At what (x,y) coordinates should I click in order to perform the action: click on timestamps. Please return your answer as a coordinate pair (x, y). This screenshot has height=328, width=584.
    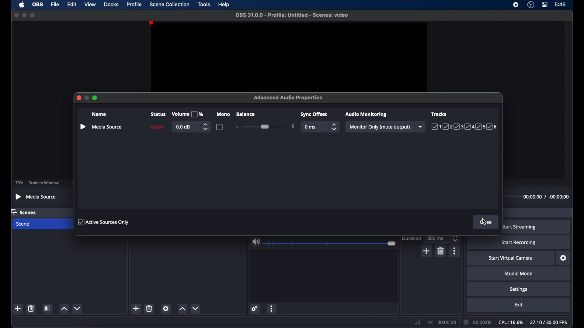
    Looking at the image, I should click on (546, 197).